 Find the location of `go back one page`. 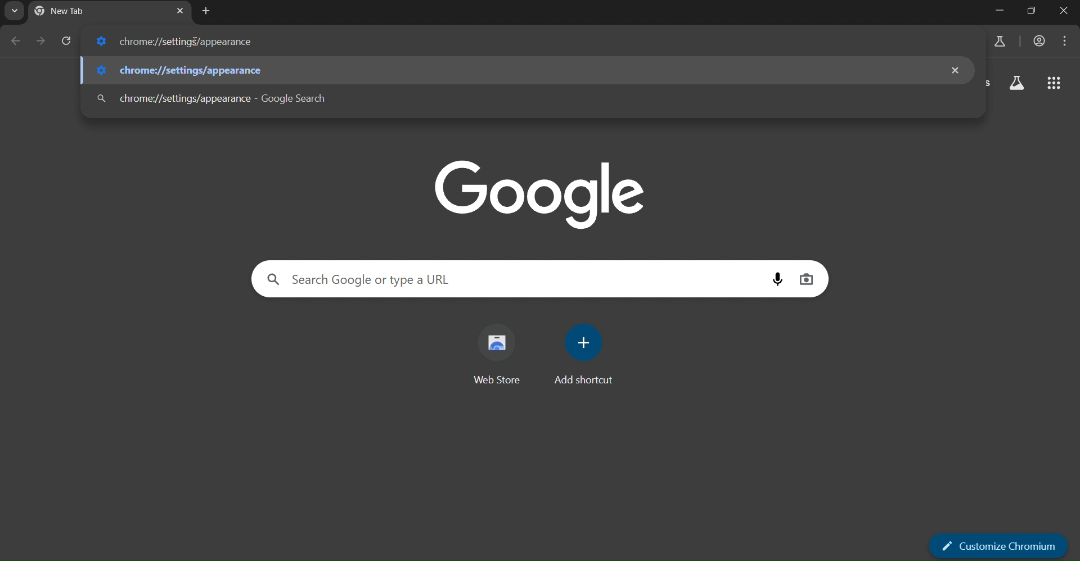

go back one page is located at coordinates (13, 42).